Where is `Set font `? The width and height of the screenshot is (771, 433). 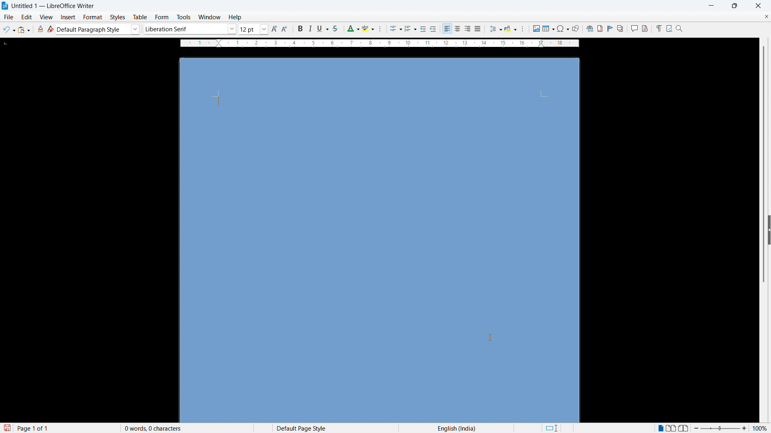
Set font  is located at coordinates (190, 29).